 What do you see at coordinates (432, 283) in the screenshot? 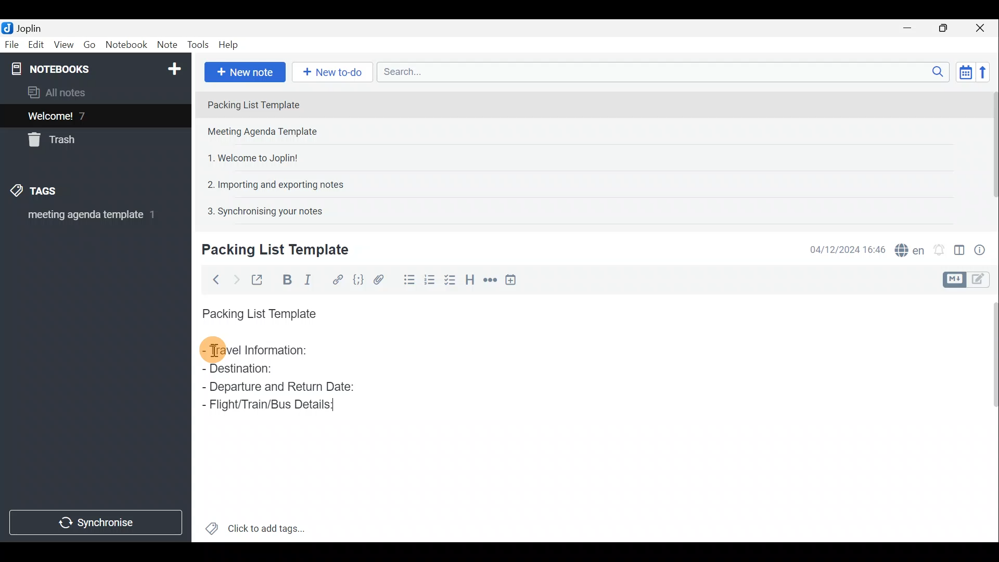
I see `Numbered list` at bounding box center [432, 283].